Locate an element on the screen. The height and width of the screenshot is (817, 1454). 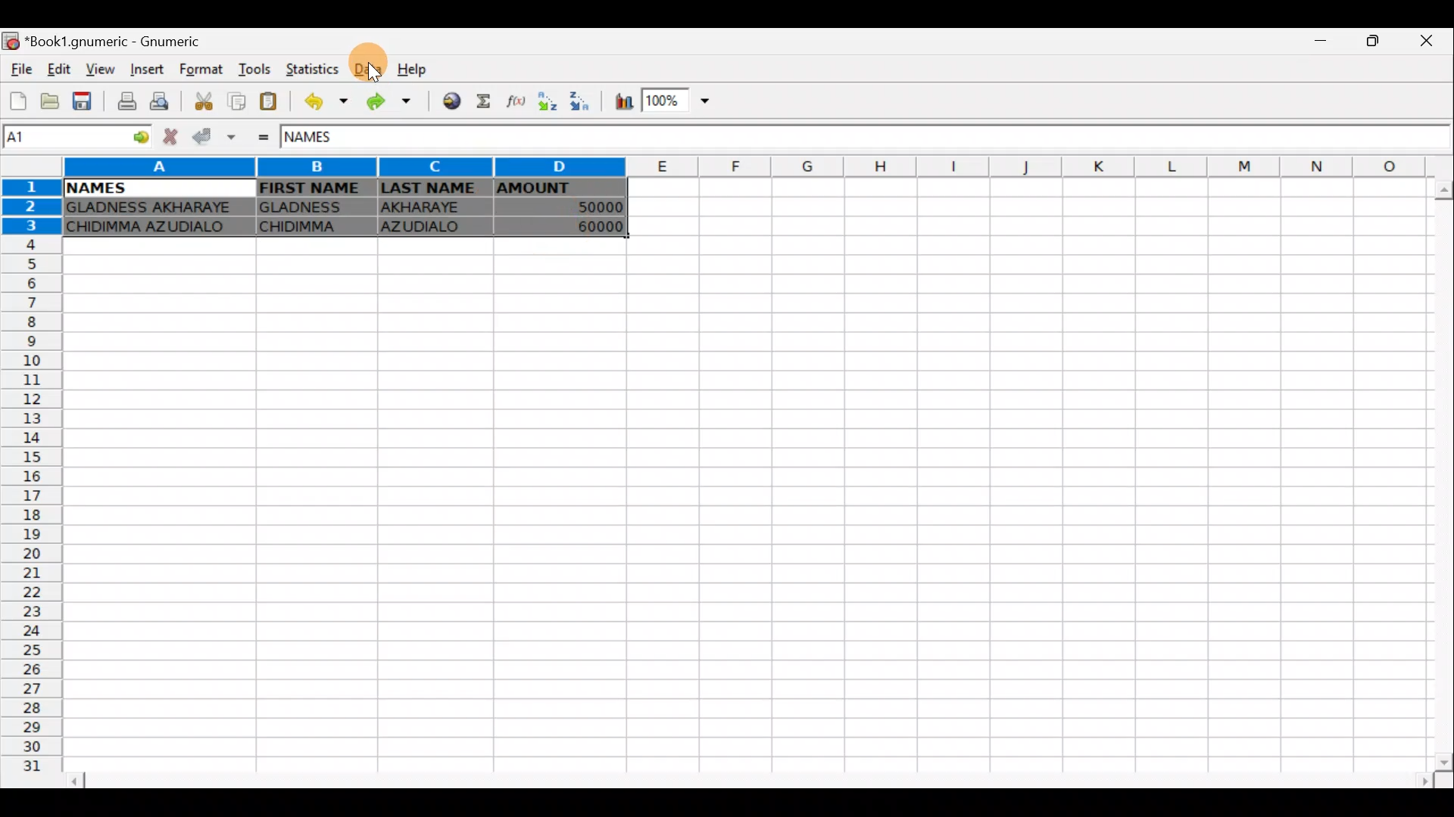
Enter formula is located at coordinates (265, 139).